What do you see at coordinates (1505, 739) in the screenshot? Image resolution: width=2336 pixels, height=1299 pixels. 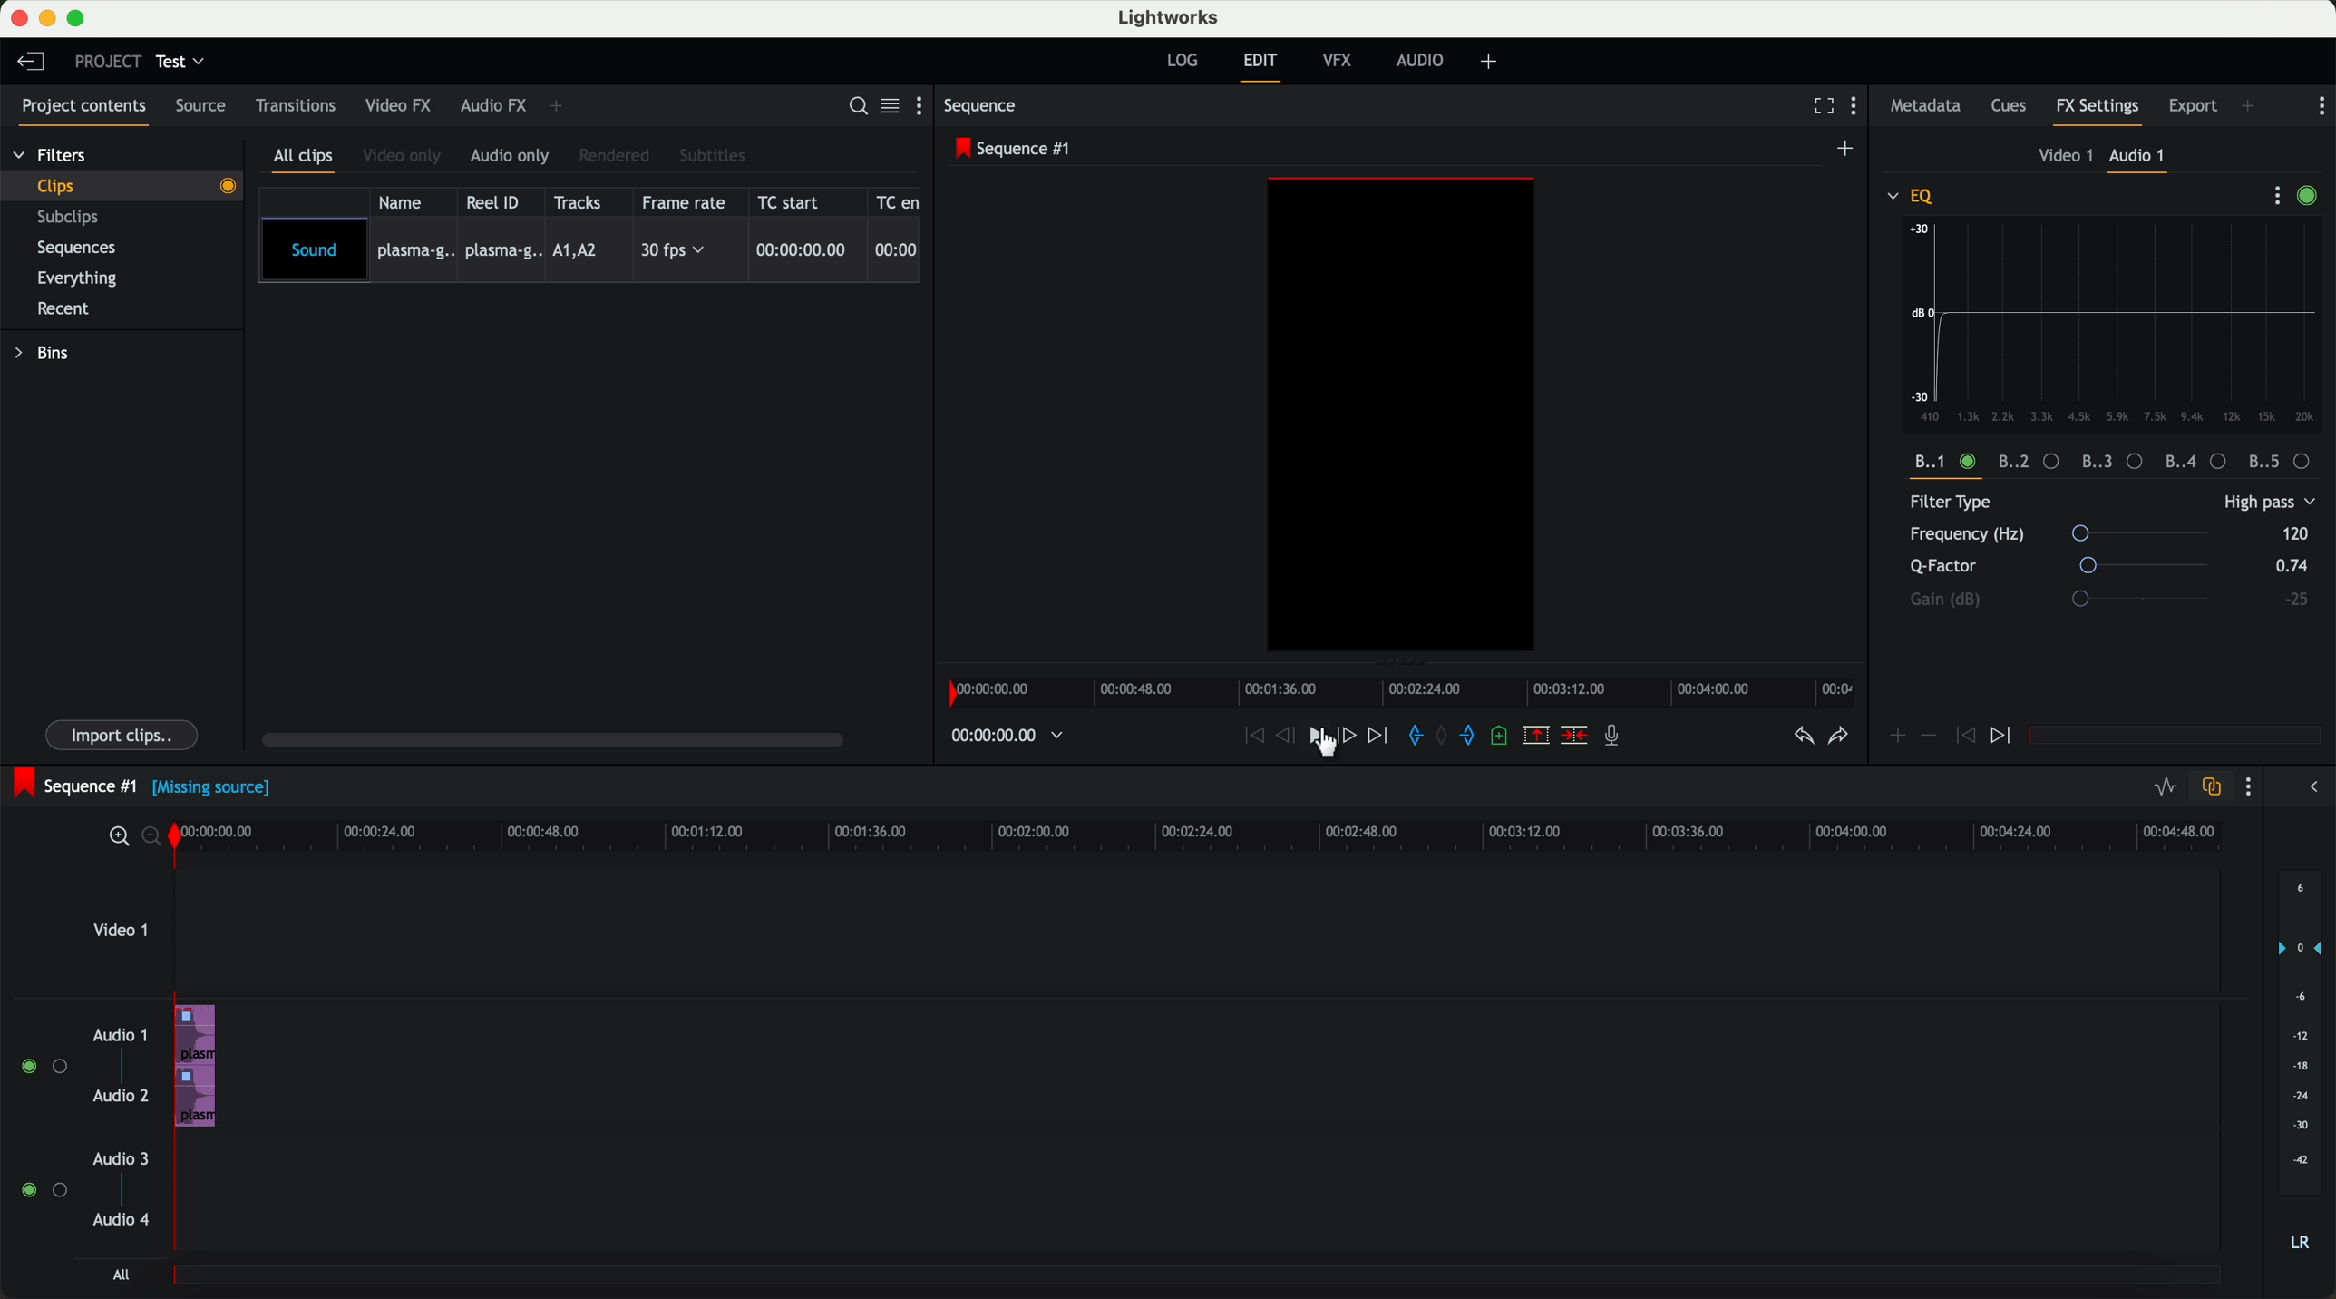 I see `add a cue at the current position` at bounding box center [1505, 739].